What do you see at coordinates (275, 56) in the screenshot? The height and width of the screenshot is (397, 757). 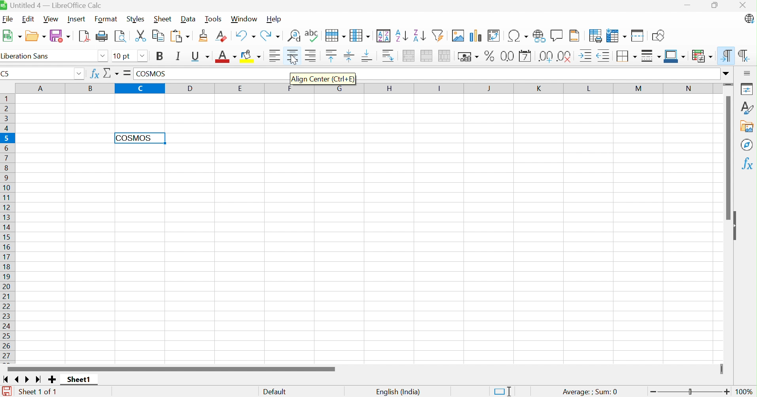 I see `Align Left` at bounding box center [275, 56].